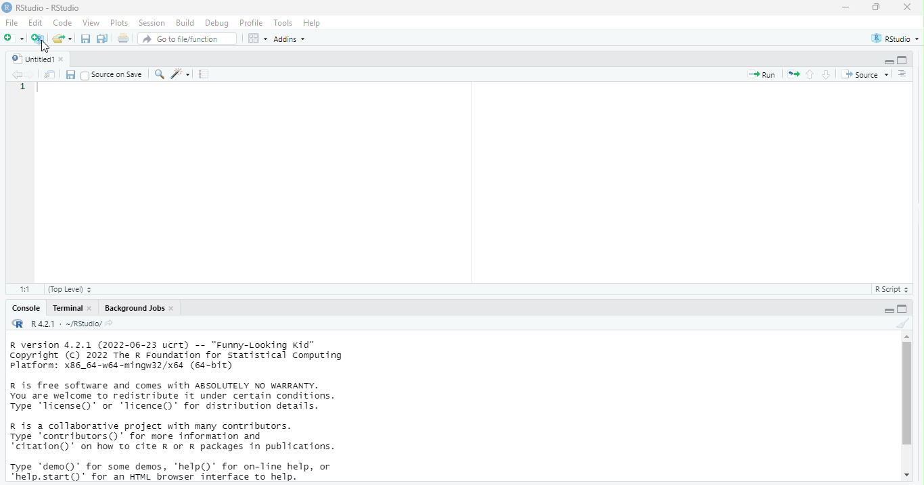 This screenshot has width=924, height=485. Describe the element at coordinates (22, 308) in the screenshot. I see `console` at that location.